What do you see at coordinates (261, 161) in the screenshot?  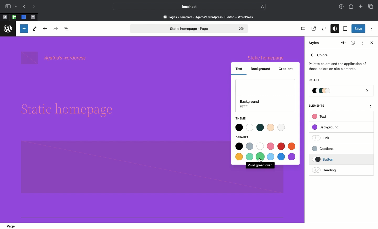 I see `cursor` at bounding box center [261, 161].